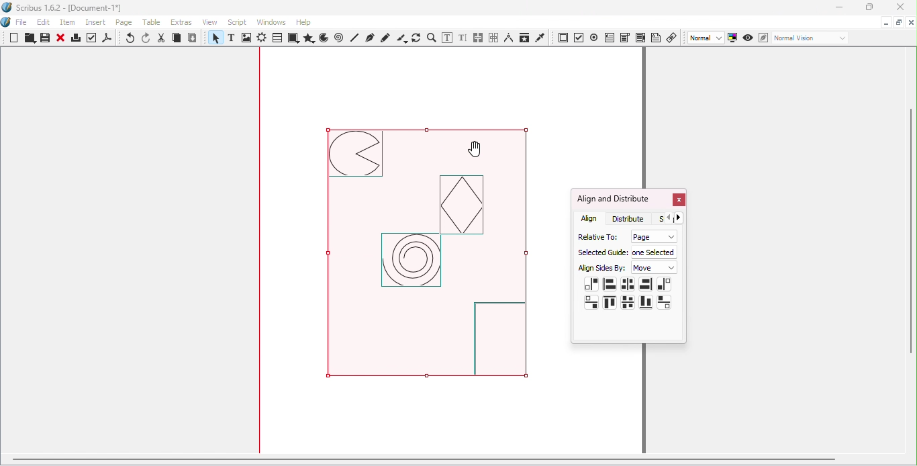 This screenshot has height=466, width=917. What do you see at coordinates (613, 199) in the screenshot?
I see `Align and Distribute` at bounding box center [613, 199].